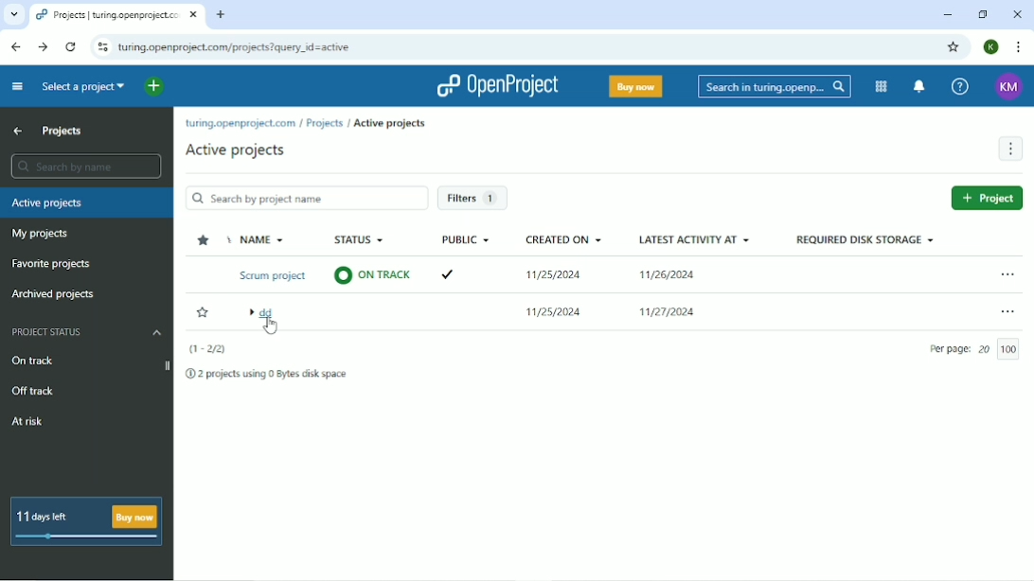 The height and width of the screenshot is (581, 1034). What do you see at coordinates (371, 274) in the screenshot?
I see `on track` at bounding box center [371, 274].